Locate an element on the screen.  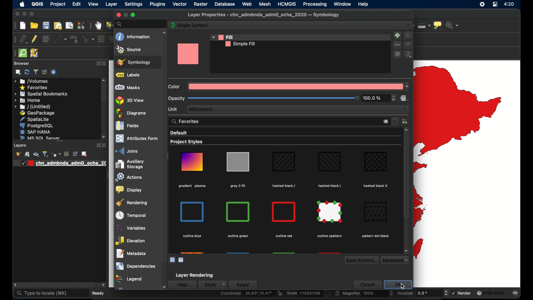
new project is located at coordinates (23, 26).